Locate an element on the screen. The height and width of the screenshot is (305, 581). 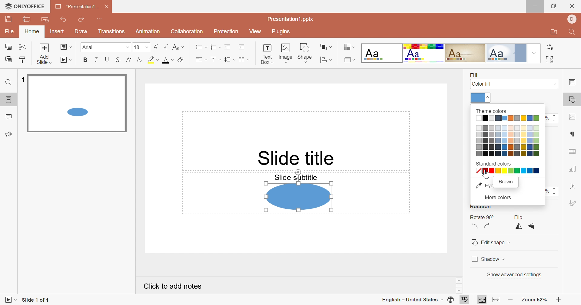
Redo is located at coordinates (82, 20).